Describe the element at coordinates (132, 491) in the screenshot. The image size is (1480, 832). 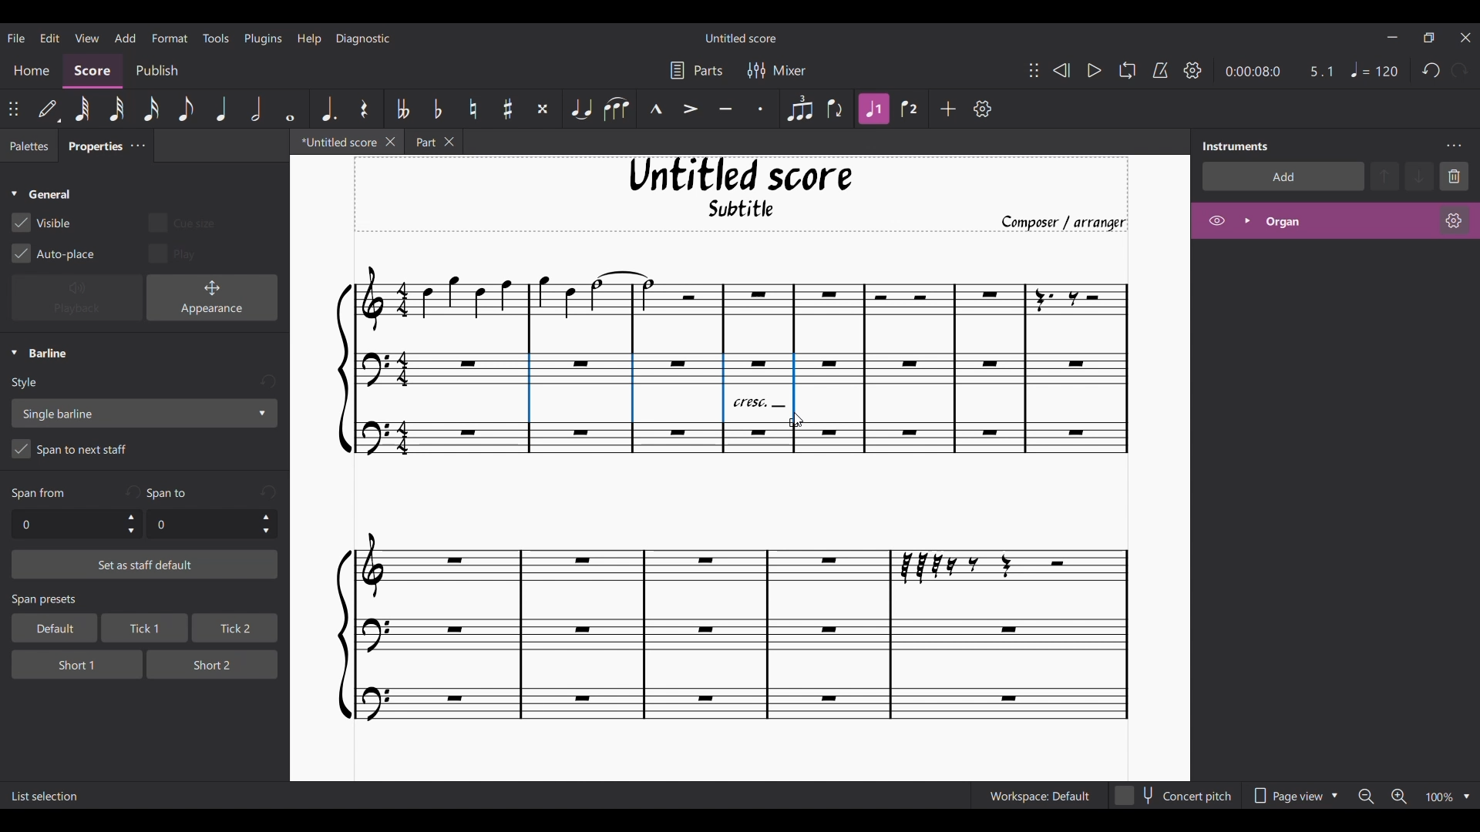
I see `Undo input made` at that location.